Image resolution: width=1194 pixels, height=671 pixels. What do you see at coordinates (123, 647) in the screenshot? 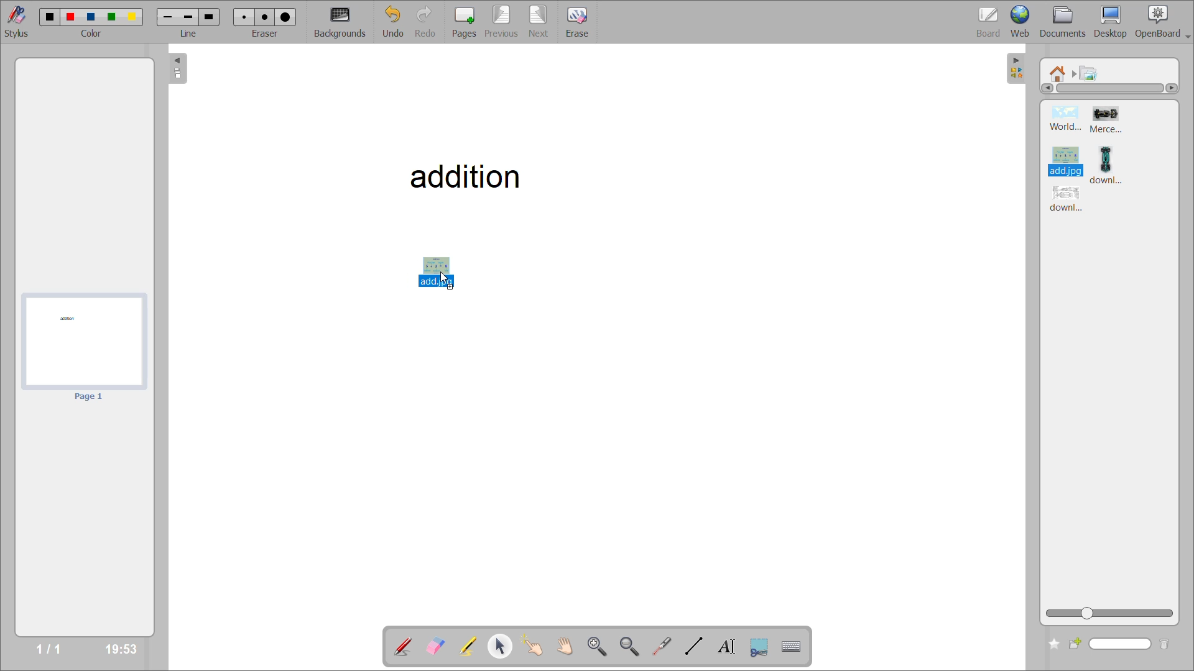
I see `timestamp` at bounding box center [123, 647].